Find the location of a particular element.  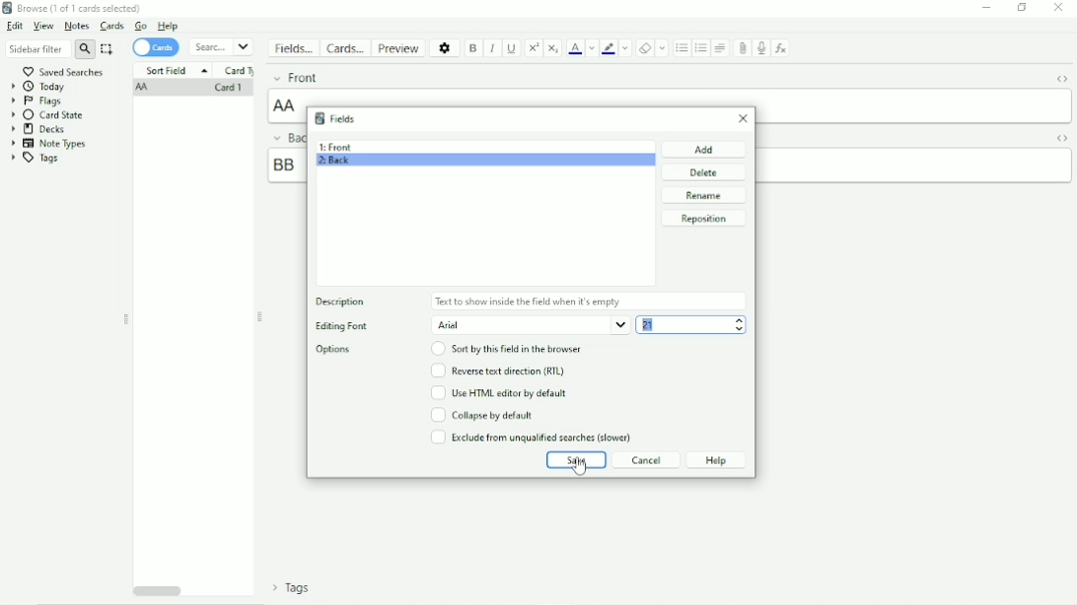

Close is located at coordinates (1058, 8).